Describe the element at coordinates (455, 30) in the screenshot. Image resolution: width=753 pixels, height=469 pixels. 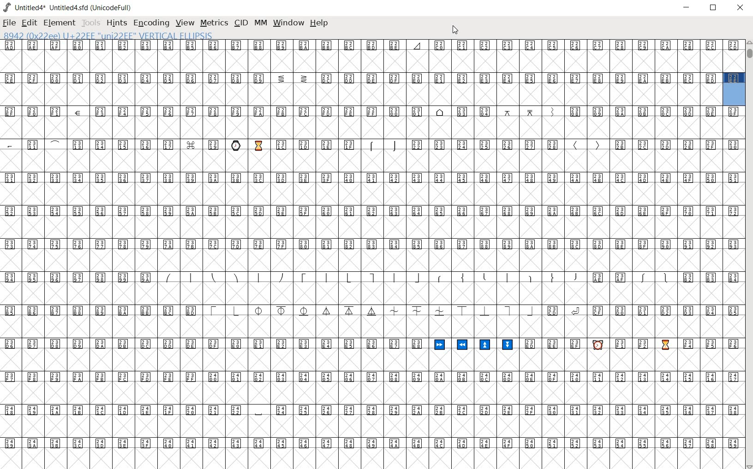
I see `CURSOR` at that location.